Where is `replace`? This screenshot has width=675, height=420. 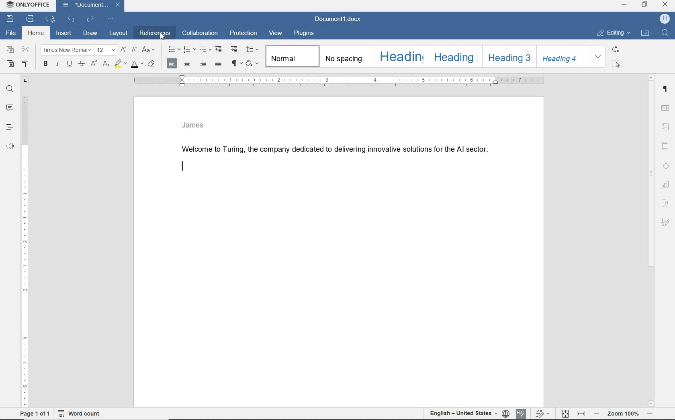 replace is located at coordinates (616, 50).